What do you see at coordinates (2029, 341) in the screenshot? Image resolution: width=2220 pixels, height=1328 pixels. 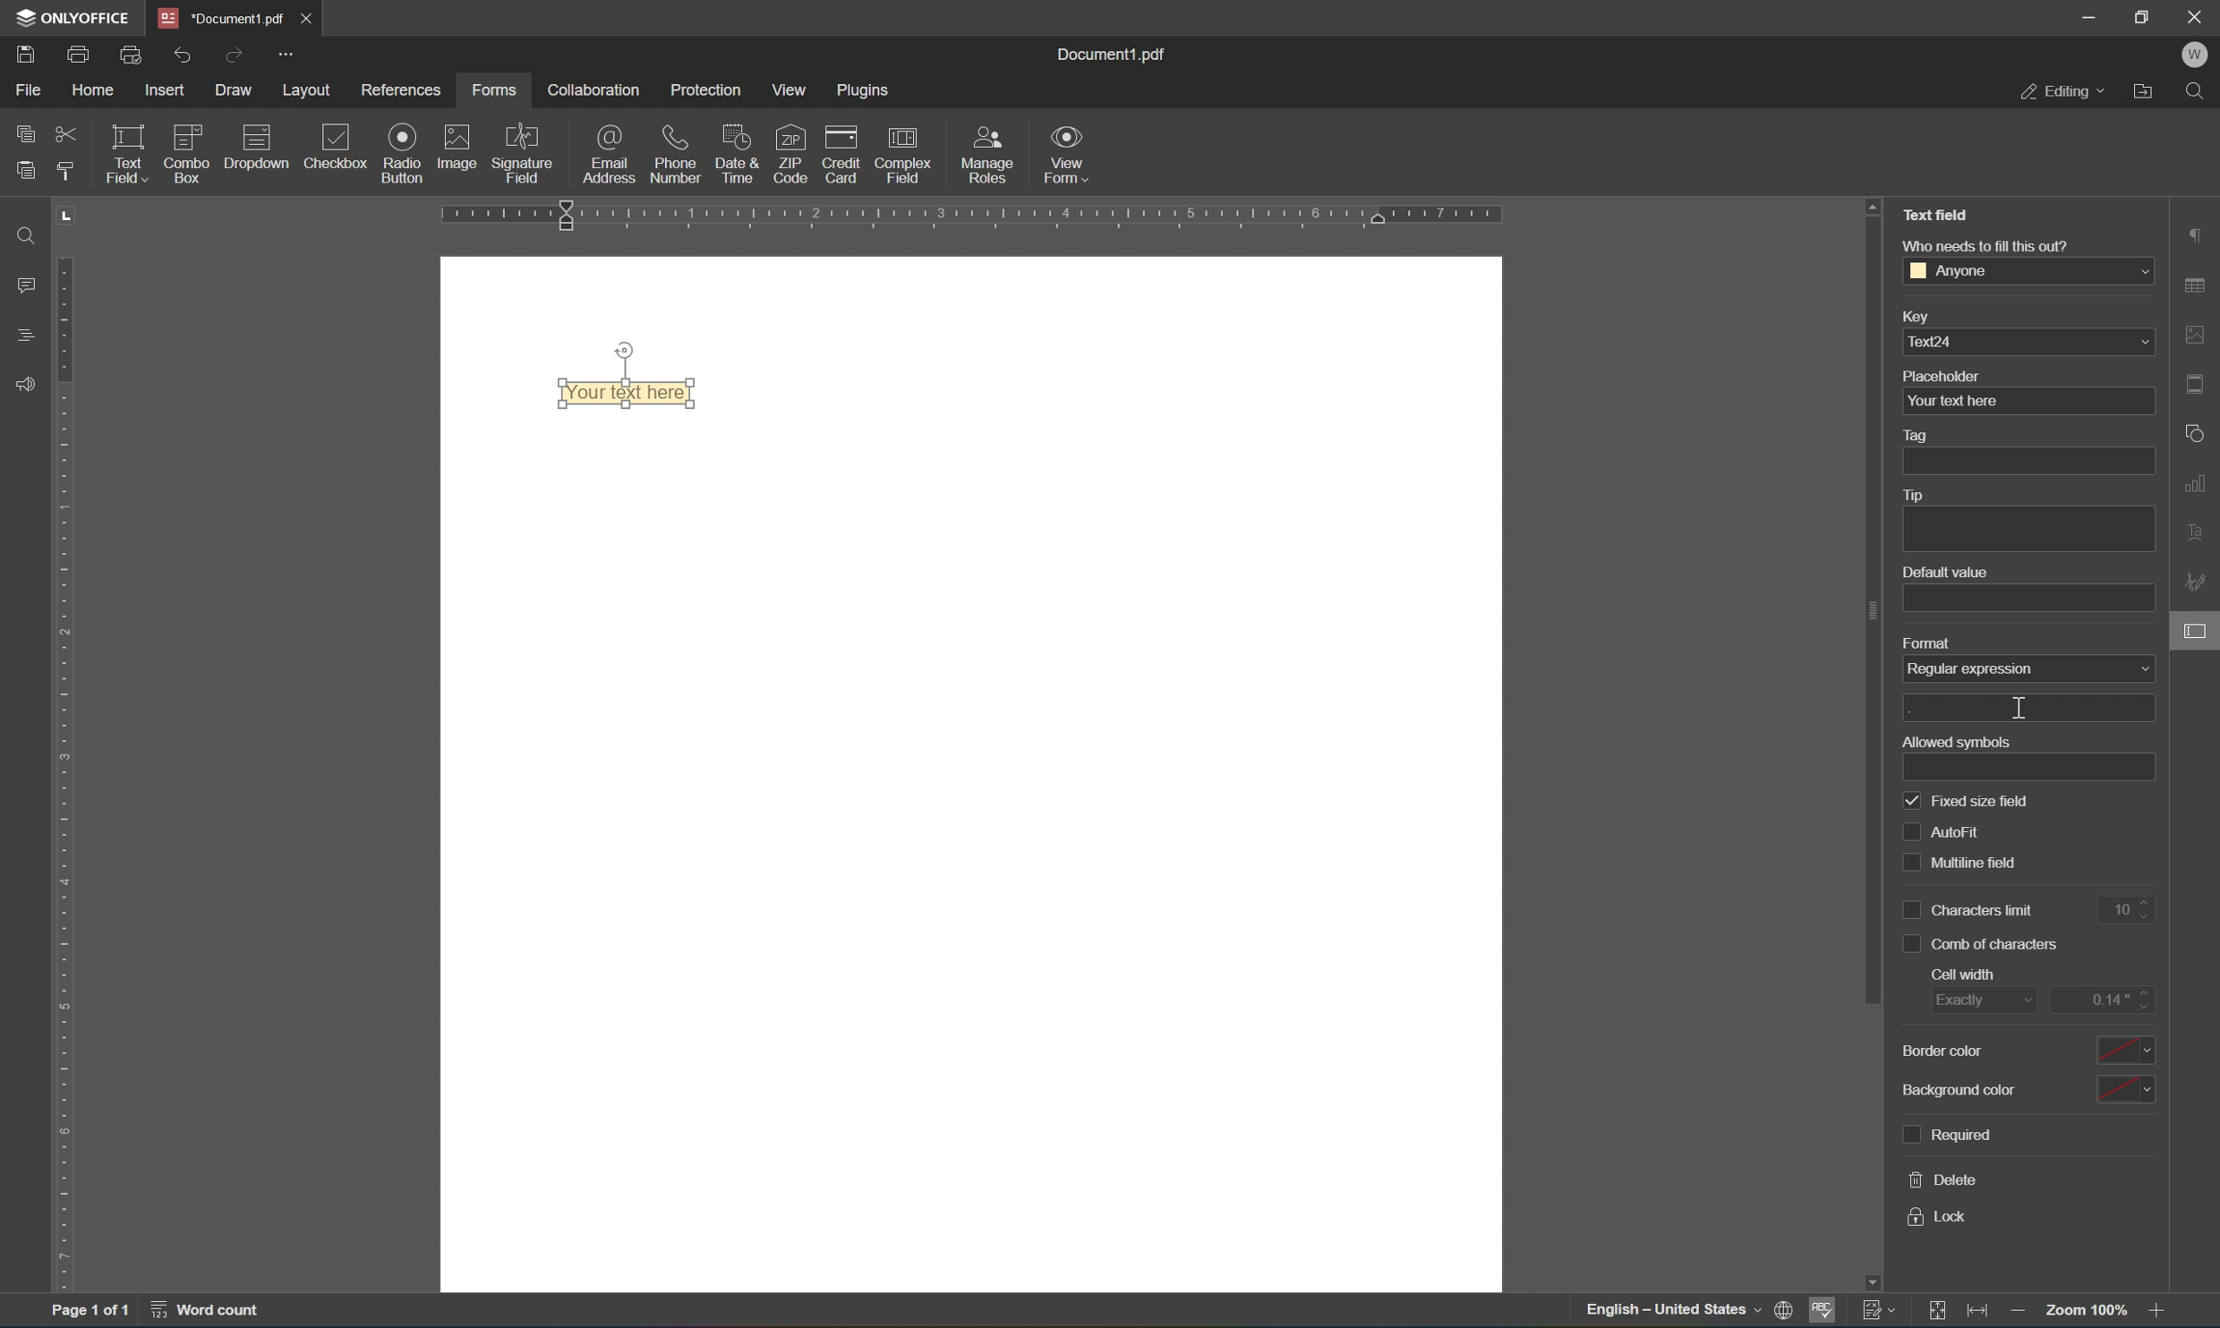 I see `text24` at bounding box center [2029, 341].